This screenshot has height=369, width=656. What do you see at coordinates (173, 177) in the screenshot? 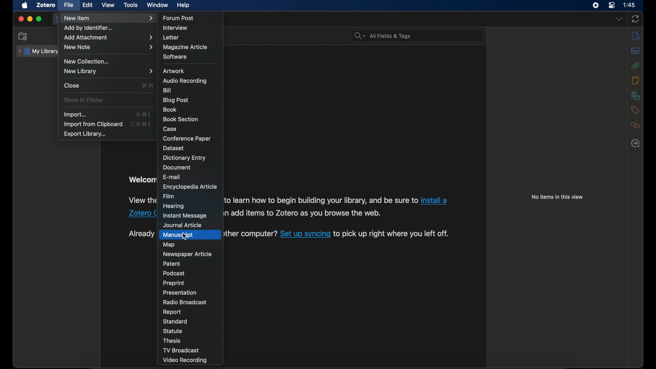
I see `e-mail` at bounding box center [173, 177].